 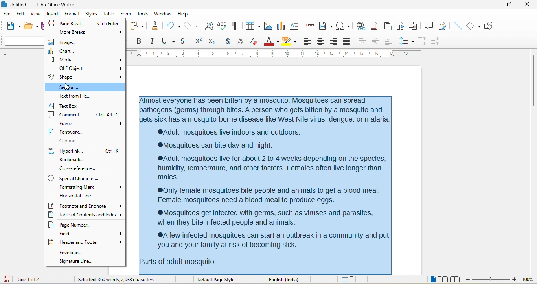 I want to click on header and footer, so click(x=85, y=243).